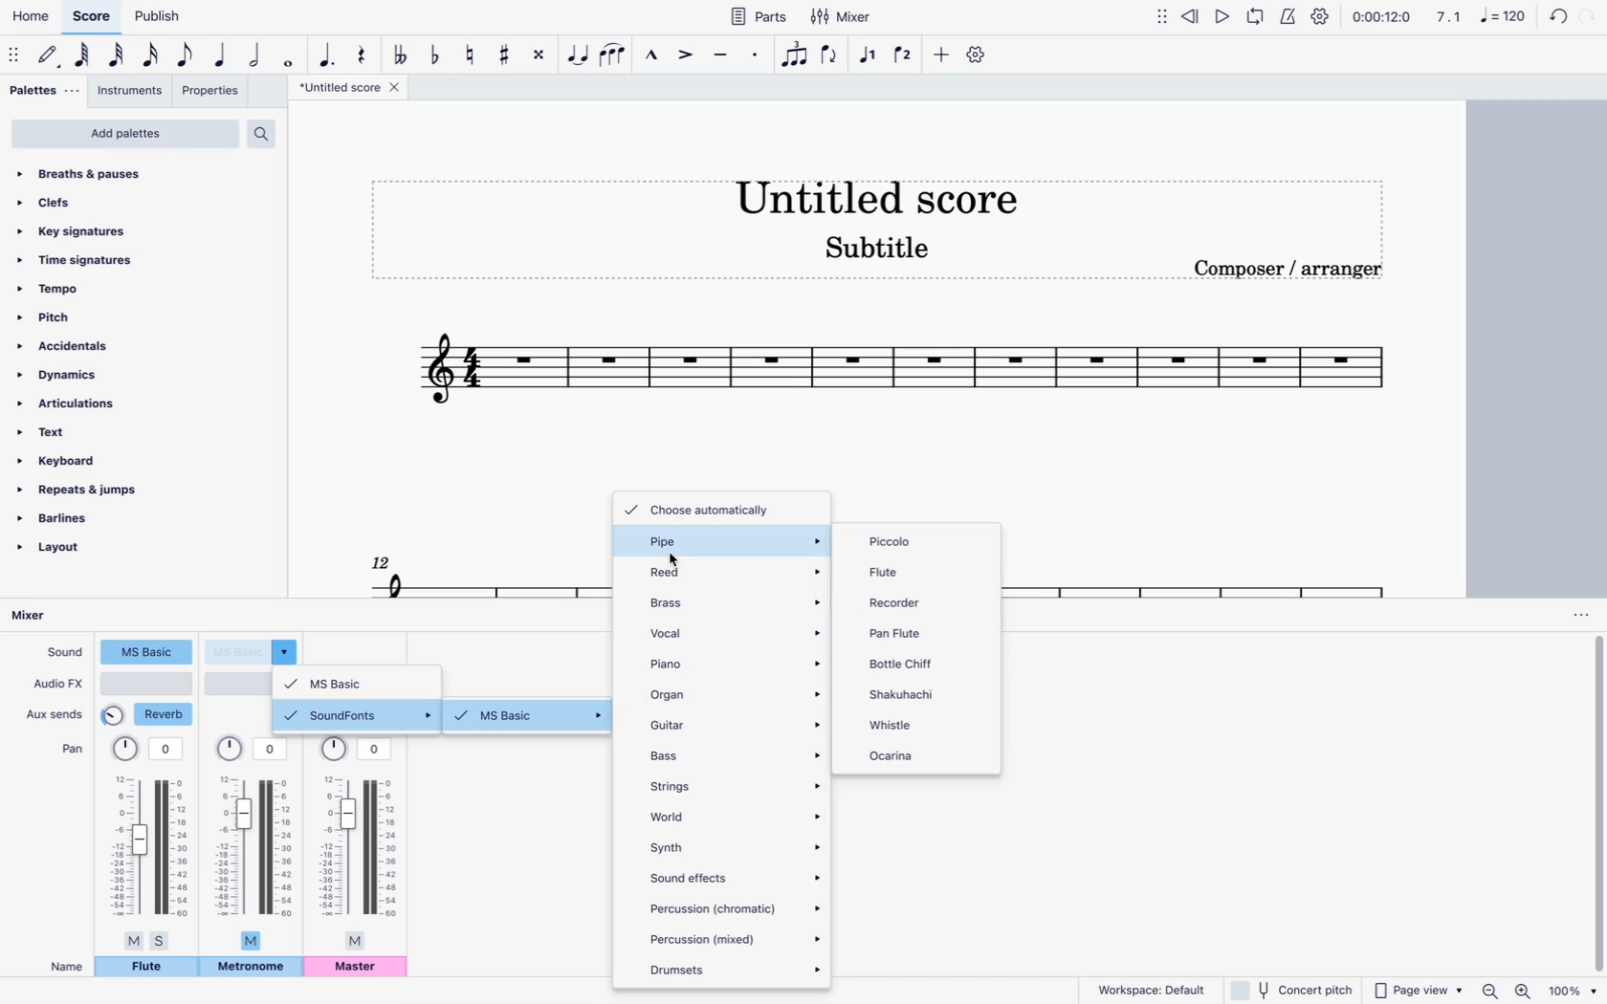 The width and height of the screenshot is (1607, 1004). What do you see at coordinates (119, 56) in the screenshot?
I see `32nd note` at bounding box center [119, 56].